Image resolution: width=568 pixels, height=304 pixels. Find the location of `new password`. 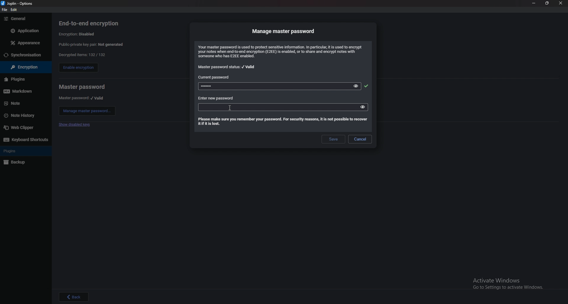

new password is located at coordinates (268, 107).